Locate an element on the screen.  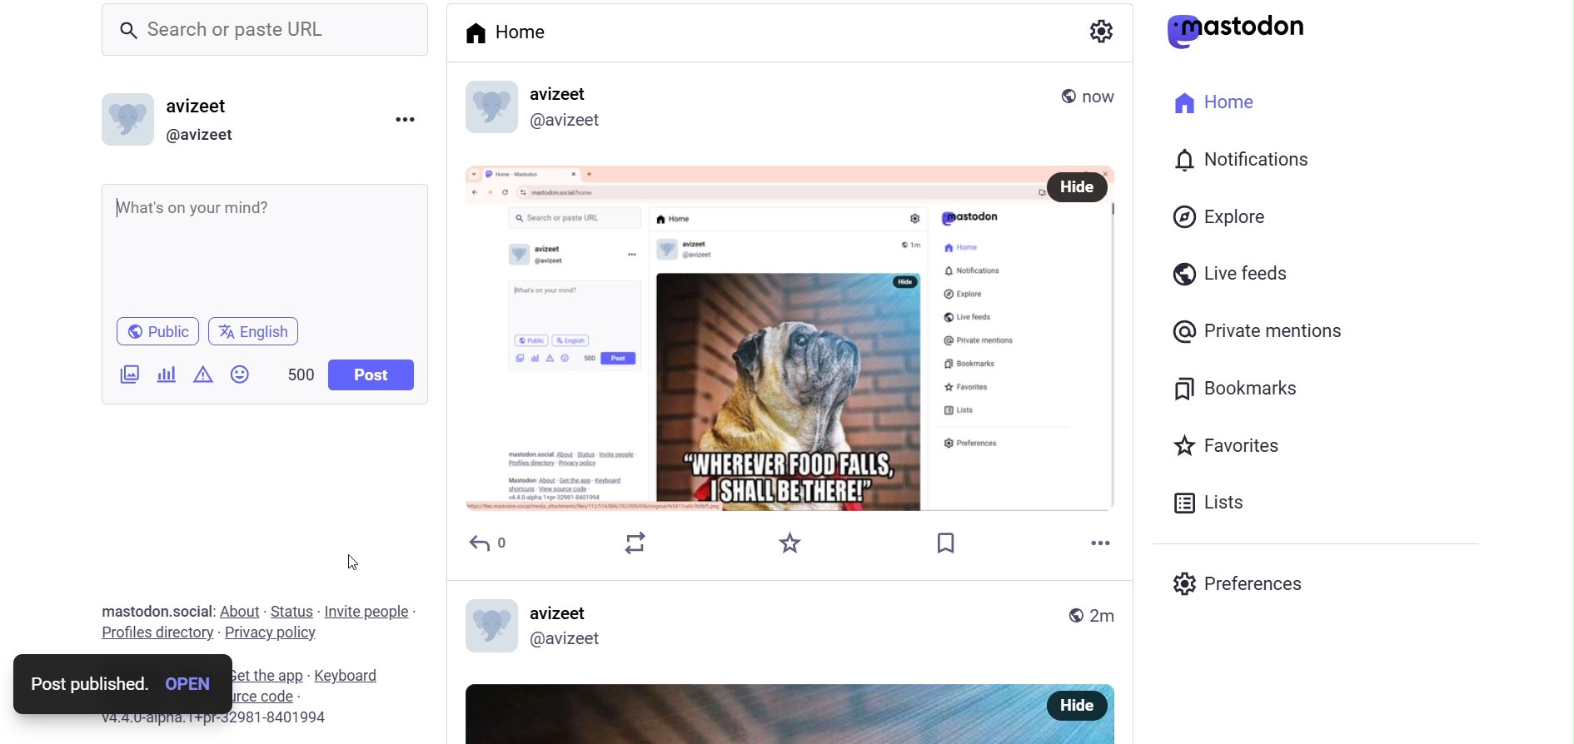
display picture is located at coordinates (127, 118).